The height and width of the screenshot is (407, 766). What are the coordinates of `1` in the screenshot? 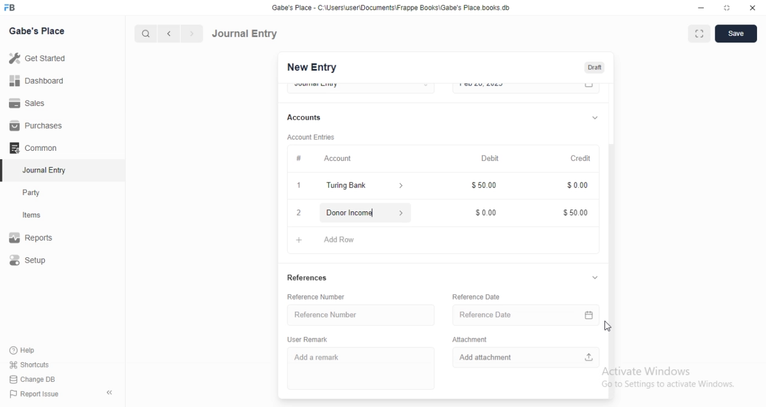 It's located at (300, 187).